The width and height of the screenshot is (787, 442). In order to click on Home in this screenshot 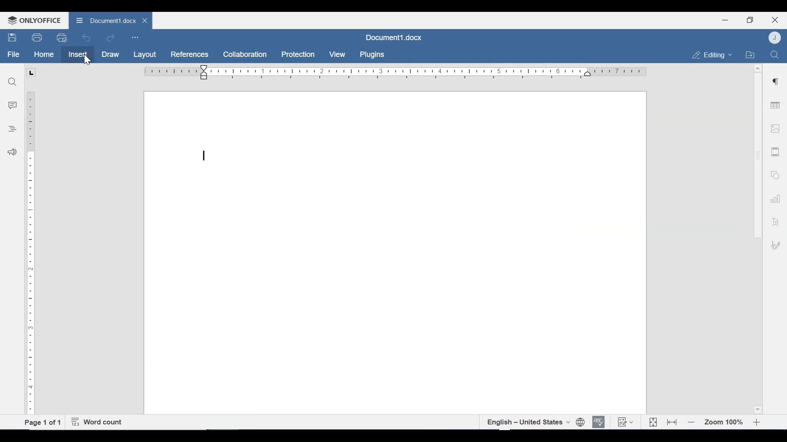, I will do `click(44, 54)`.